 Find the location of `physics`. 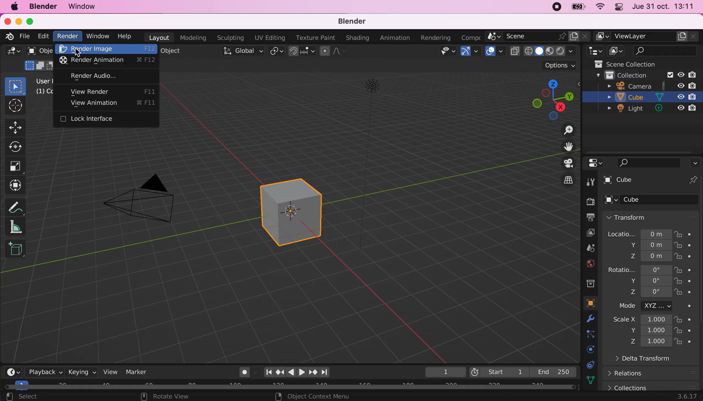

physics is located at coordinates (588, 349).